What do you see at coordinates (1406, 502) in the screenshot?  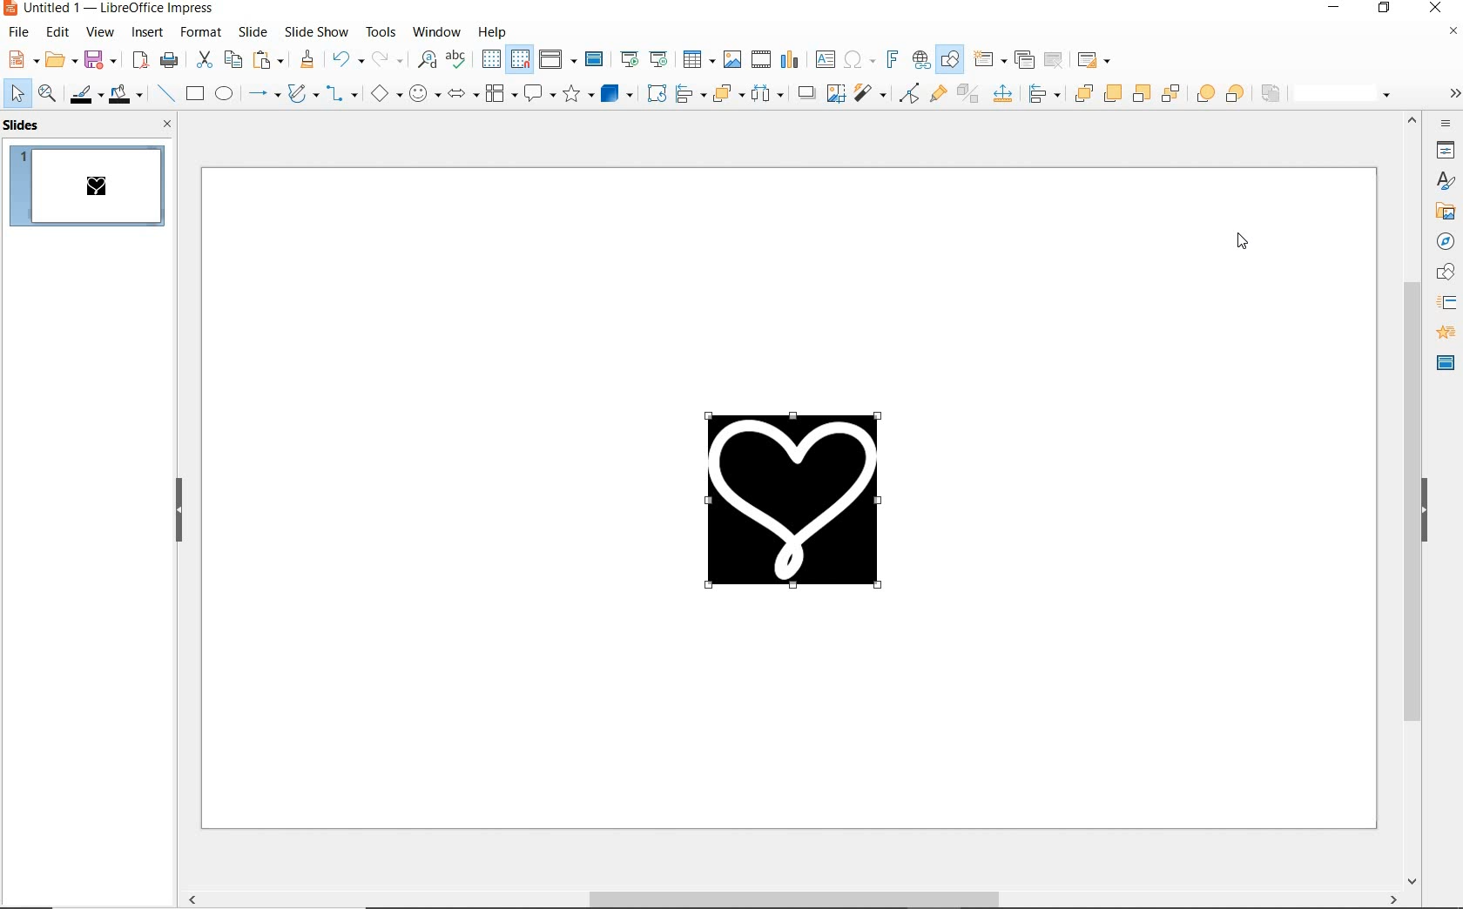 I see `Scroll` at bounding box center [1406, 502].